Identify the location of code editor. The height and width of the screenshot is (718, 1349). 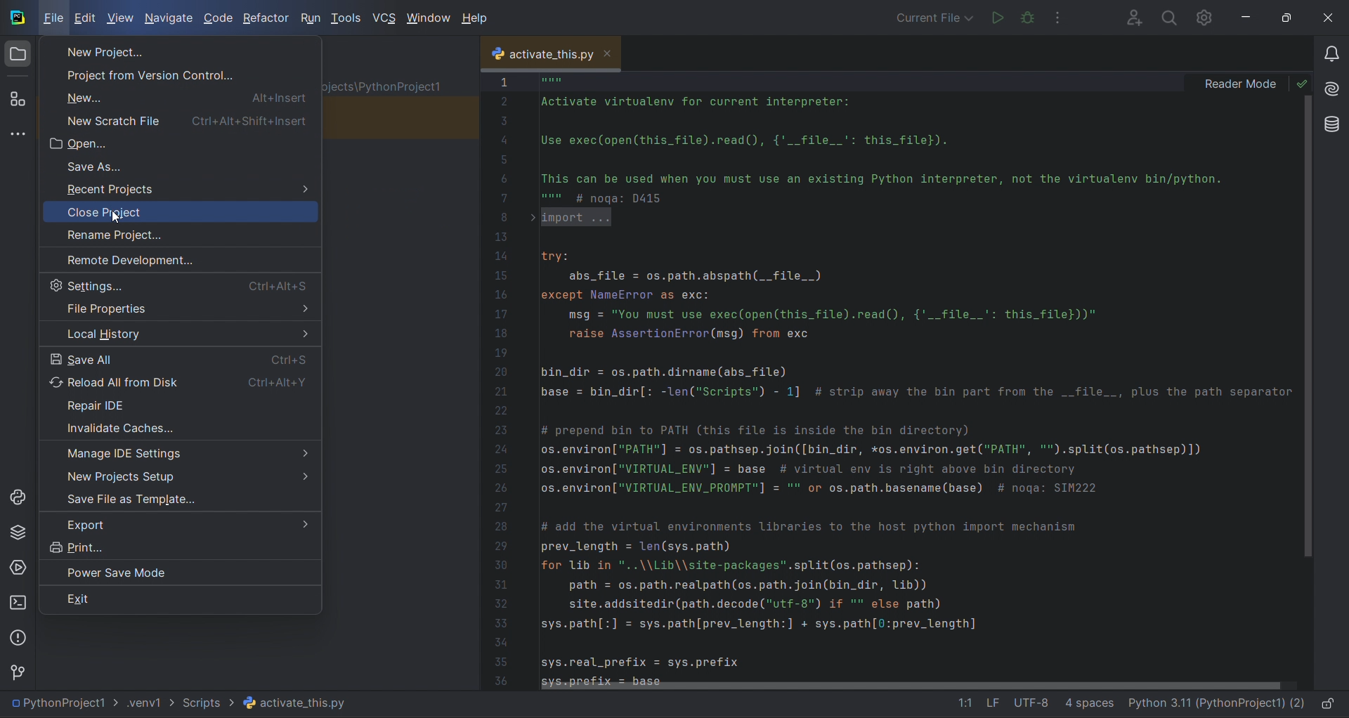
(911, 376).